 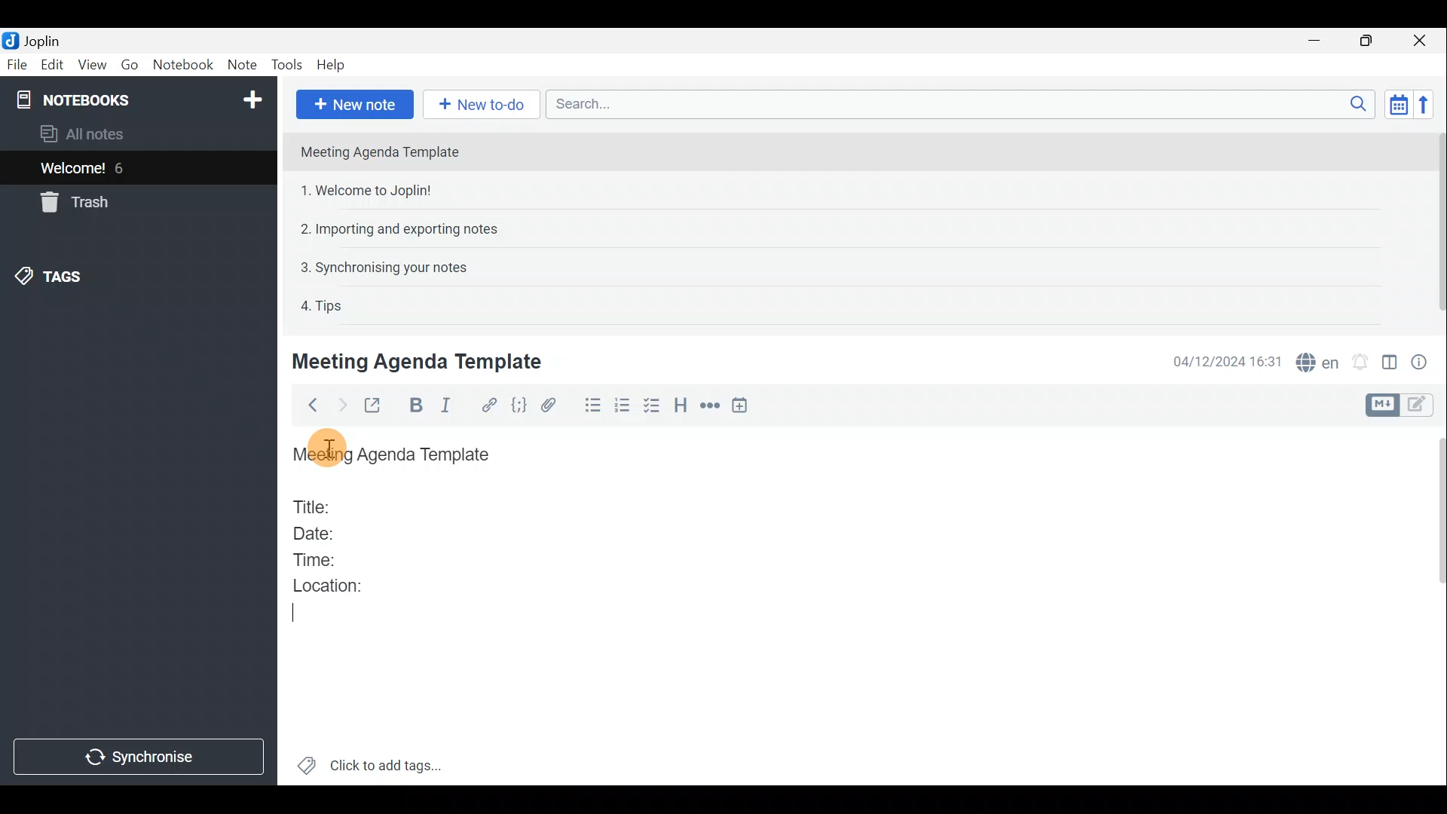 What do you see at coordinates (334, 65) in the screenshot?
I see `Help` at bounding box center [334, 65].